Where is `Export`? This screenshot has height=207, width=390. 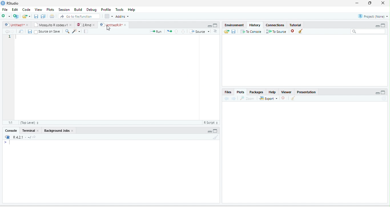 Export is located at coordinates (268, 98).